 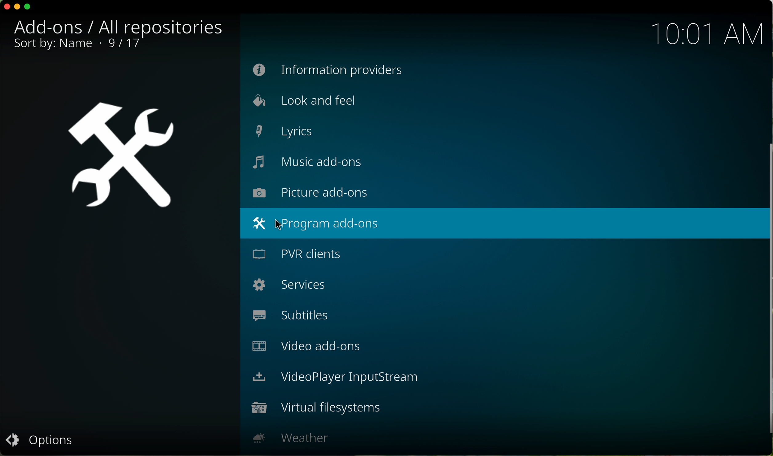 I want to click on lyrics, so click(x=282, y=132).